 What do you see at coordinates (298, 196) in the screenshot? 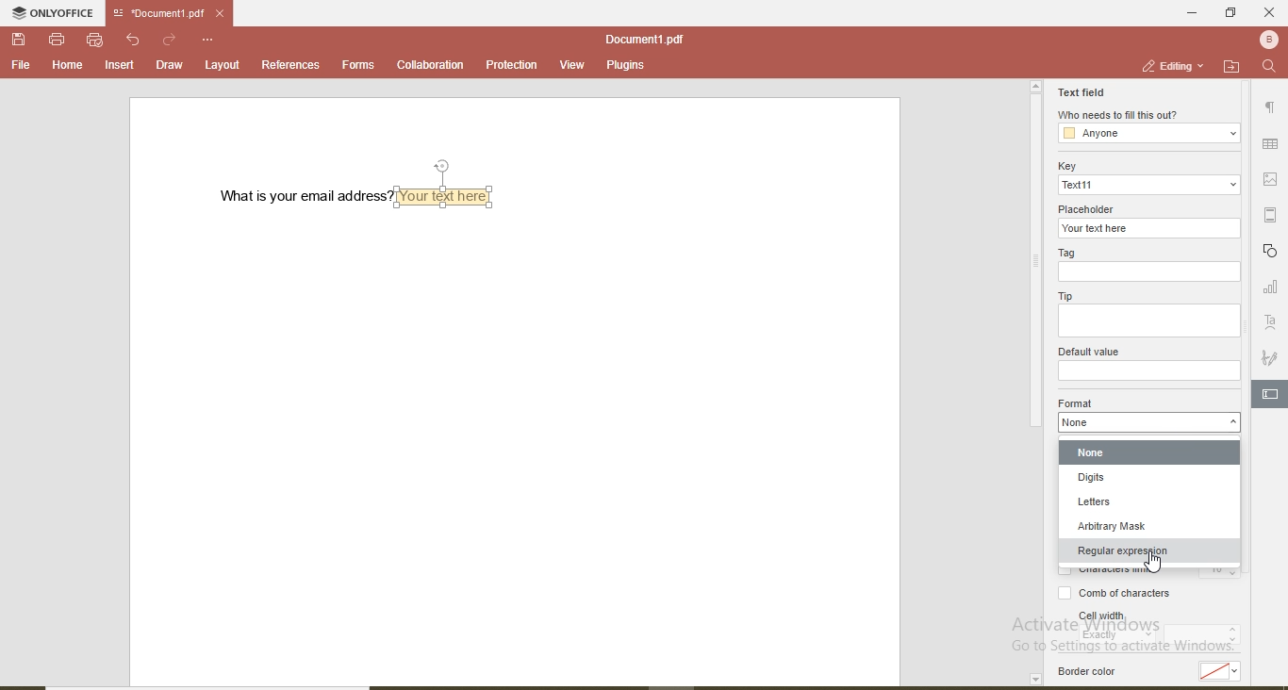
I see `what is your email address?` at bounding box center [298, 196].